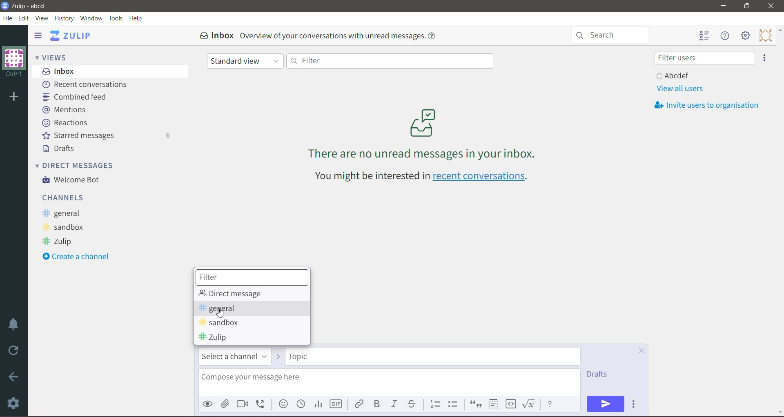 The image size is (784, 417). Describe the element at coordinates (8, 18) in the screenshot. I see `File` at that location.